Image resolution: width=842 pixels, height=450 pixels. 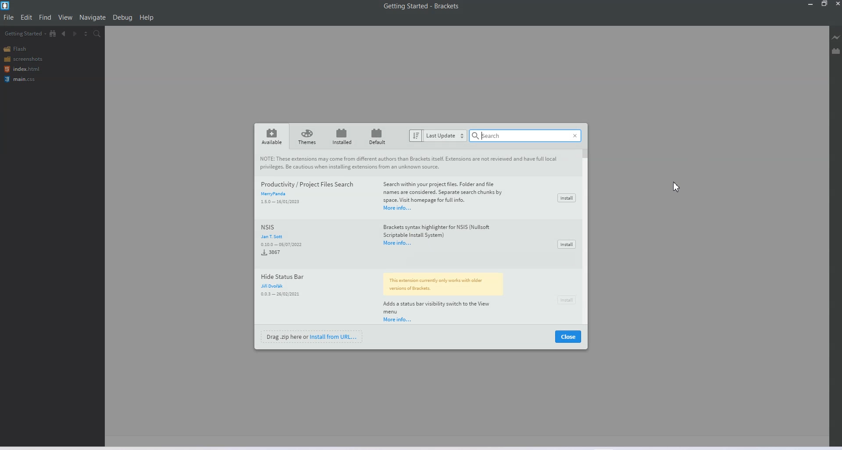 I want to click on install, so click(x=565, y=299).